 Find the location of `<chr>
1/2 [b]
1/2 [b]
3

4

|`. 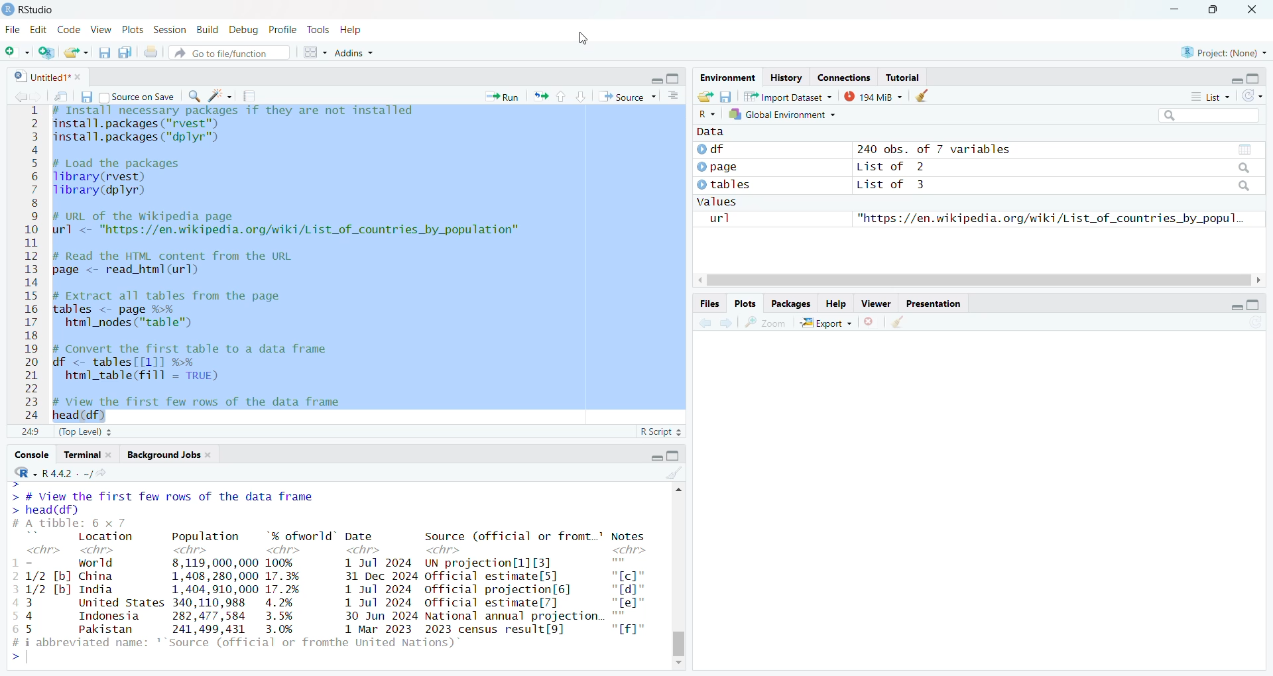

<chr>
1/2 [b]
1/2 [b]
3

4

| is located at coordinates (47, 589).